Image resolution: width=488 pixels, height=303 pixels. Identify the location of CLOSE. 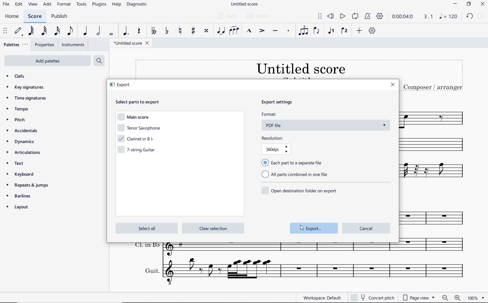
(482, 4).